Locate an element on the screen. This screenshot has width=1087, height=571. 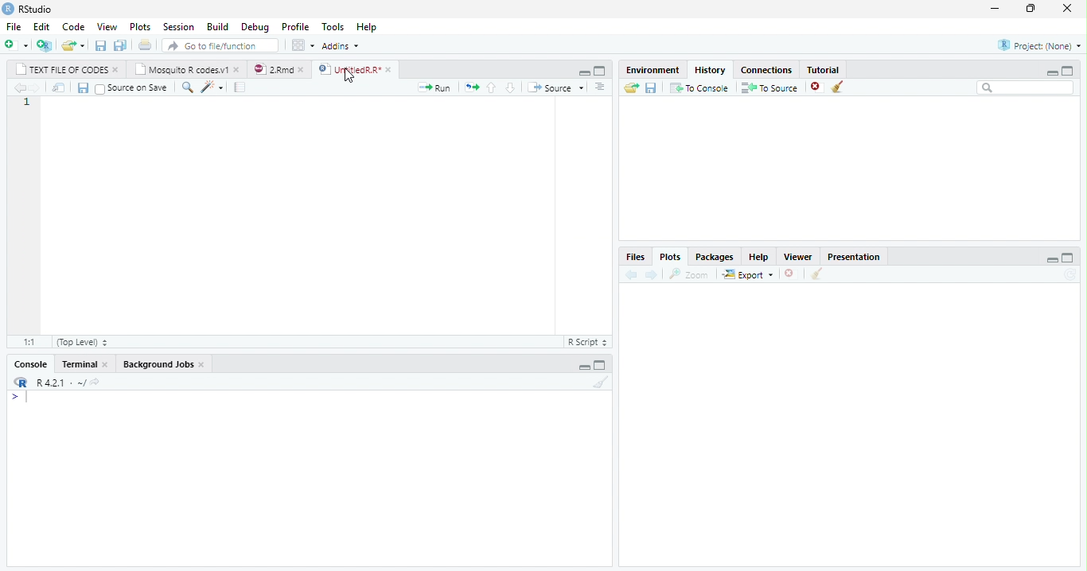
connections is located at coordinates (766, 70).